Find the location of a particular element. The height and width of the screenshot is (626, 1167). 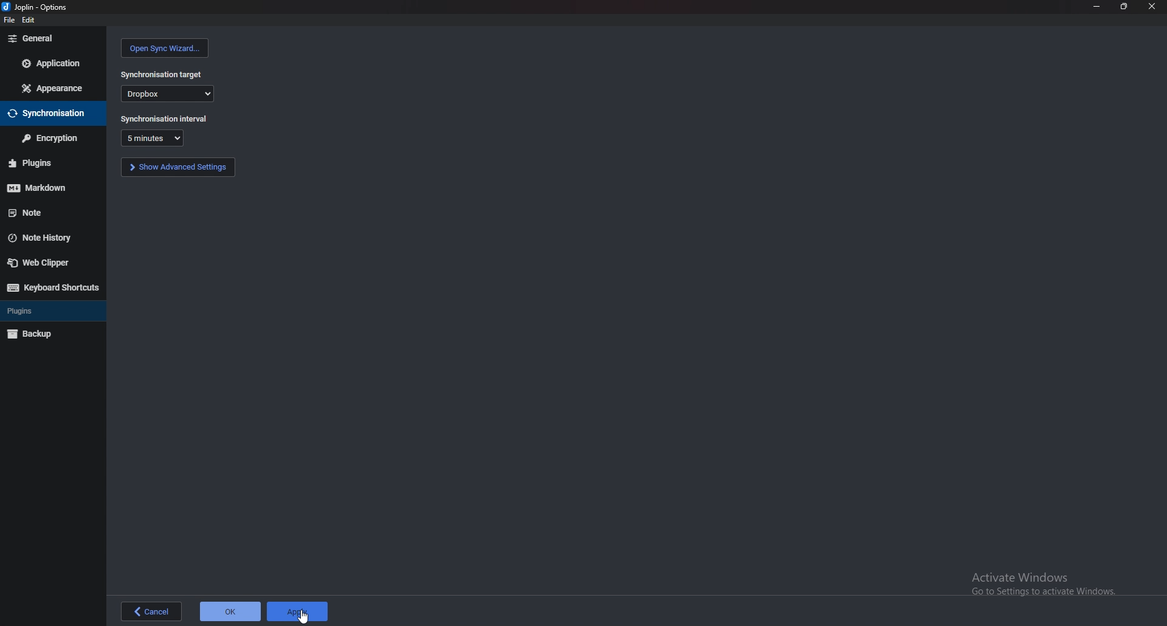

application is located at coordinates (53, 62).